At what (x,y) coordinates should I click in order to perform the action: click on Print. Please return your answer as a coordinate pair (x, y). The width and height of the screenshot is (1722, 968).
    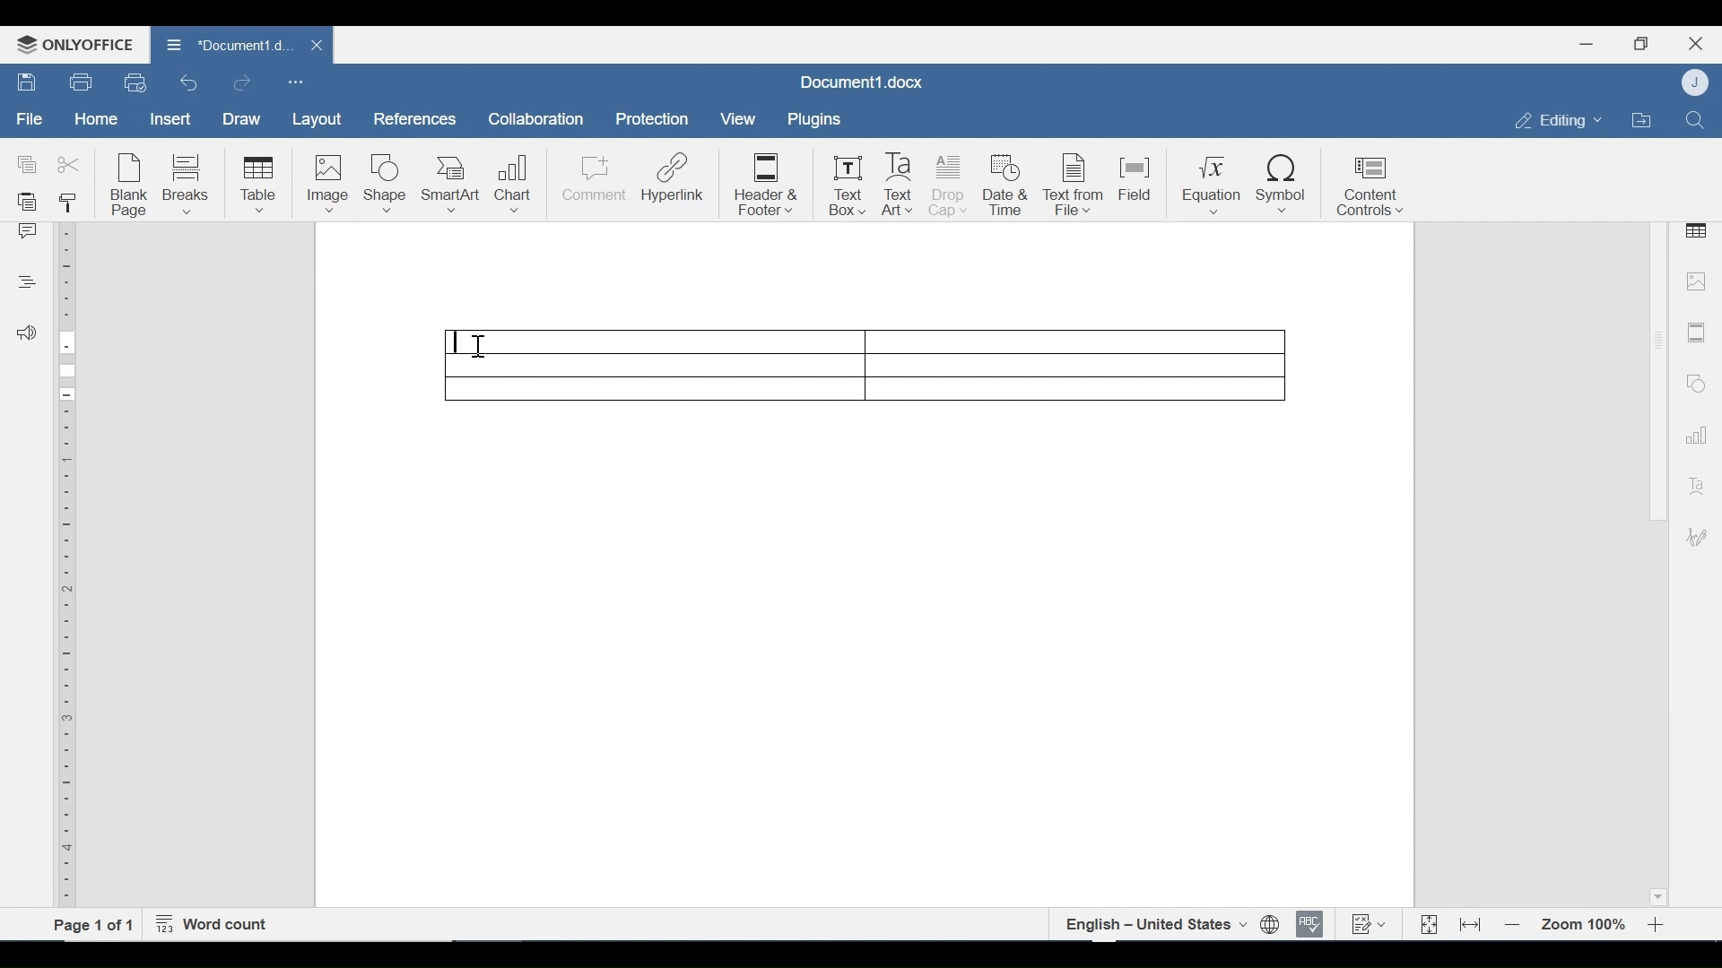
    Looking at the image, I should click on (82, 82).